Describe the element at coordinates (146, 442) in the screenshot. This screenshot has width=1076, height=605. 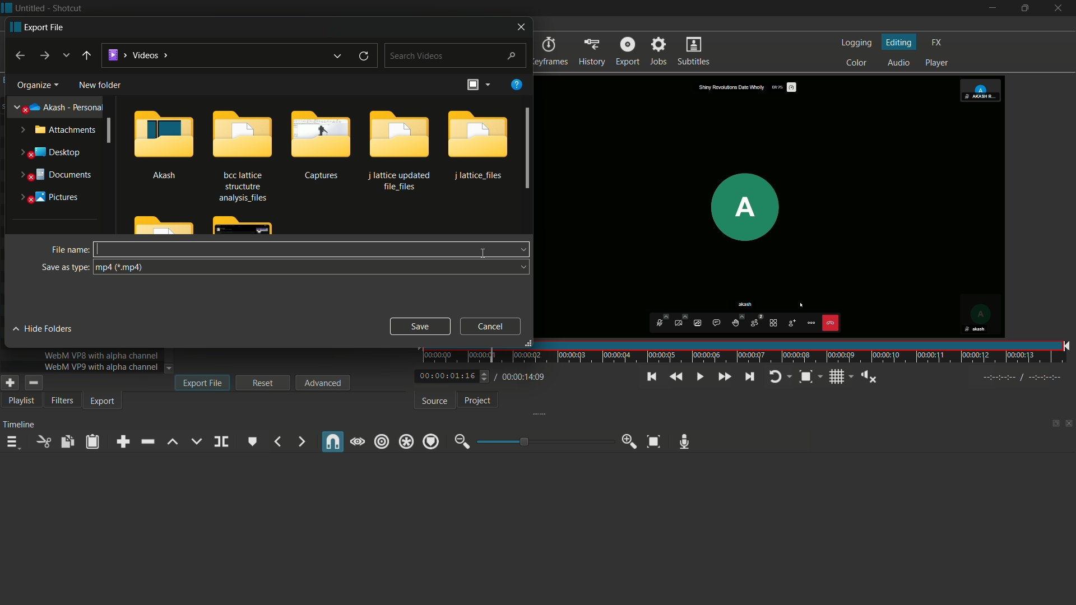
I see `ripple delete` at that location.